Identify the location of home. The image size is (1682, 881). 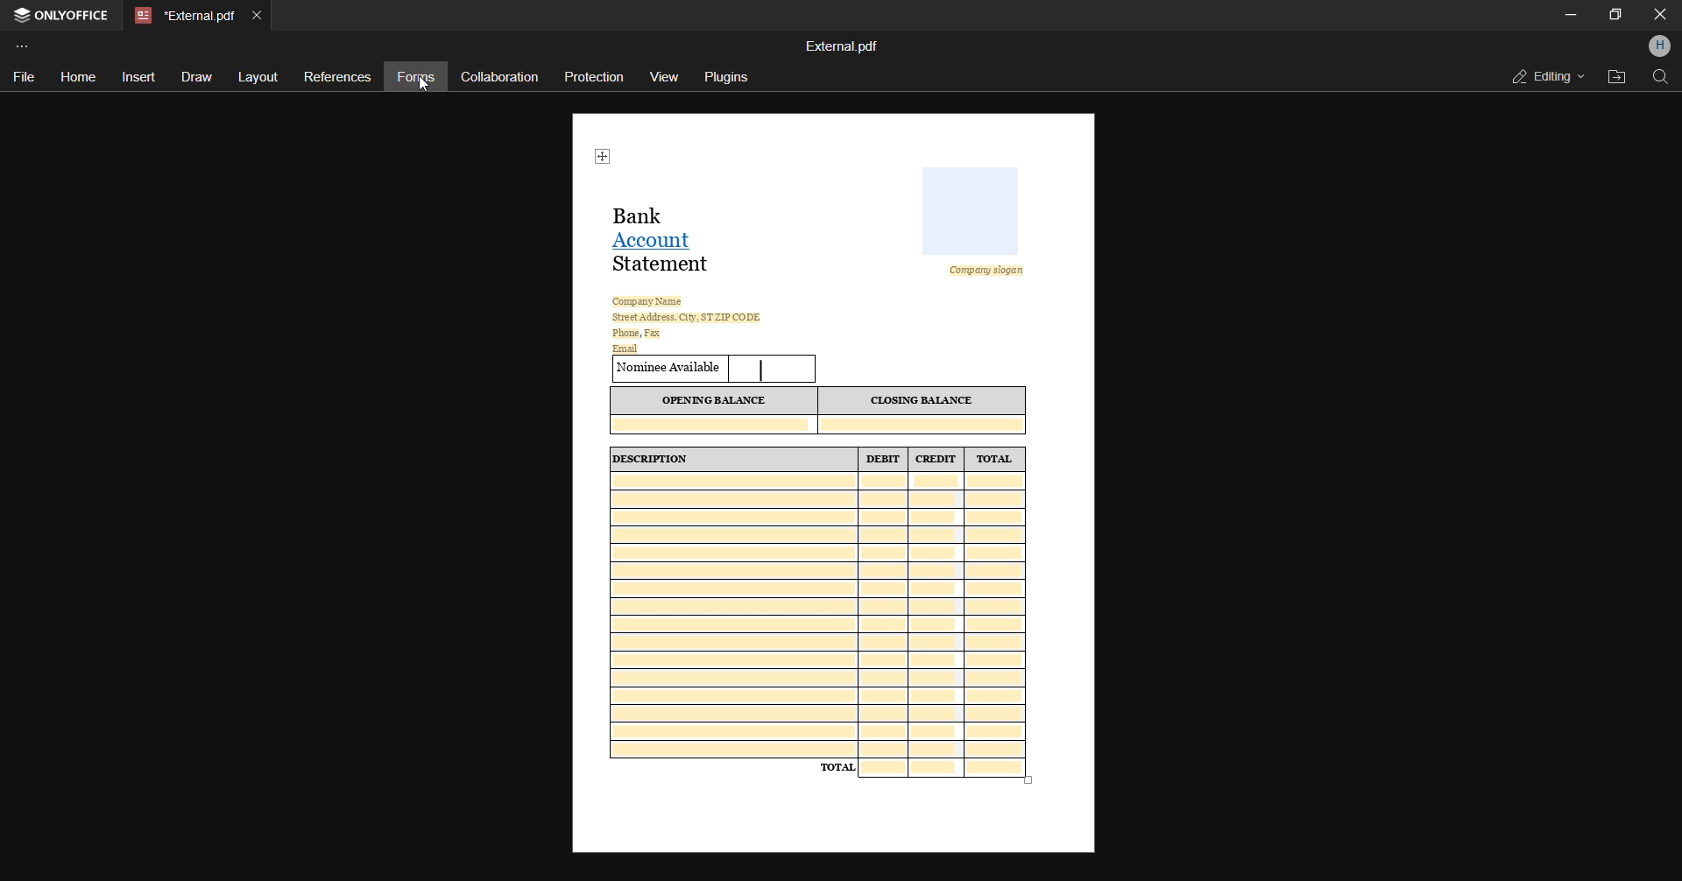
(72, 74).